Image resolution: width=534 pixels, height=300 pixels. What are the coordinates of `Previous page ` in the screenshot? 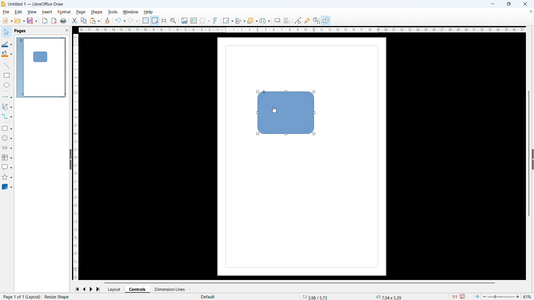 It's located at (84, 289).